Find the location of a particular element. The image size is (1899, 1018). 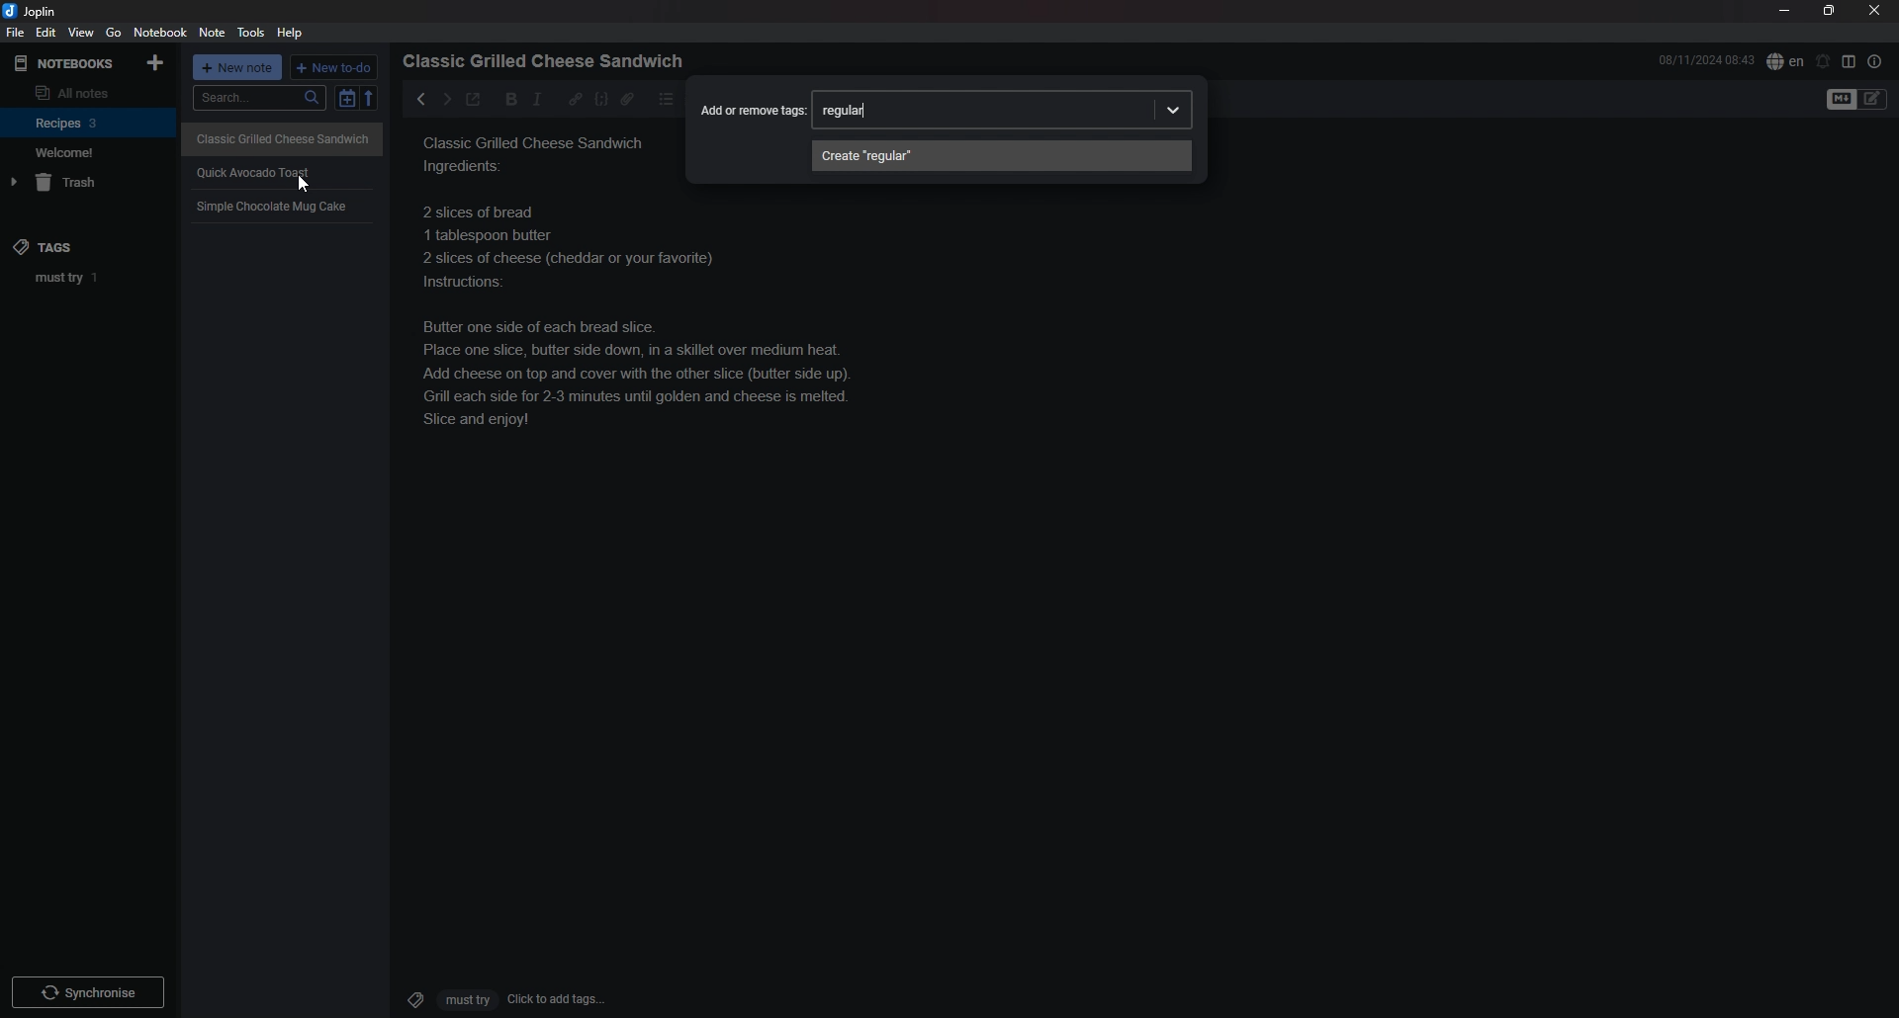

reverse sort order is located at coordinates (373, 99).